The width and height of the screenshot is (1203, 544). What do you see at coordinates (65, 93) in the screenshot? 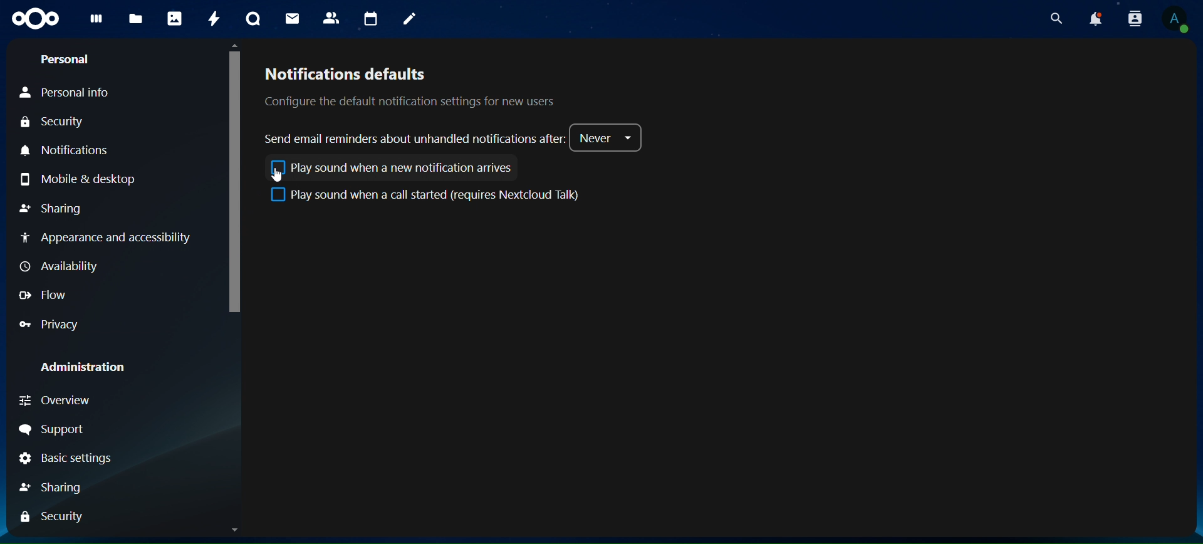
I see `Personal Info` at bounding box center [65, 93].